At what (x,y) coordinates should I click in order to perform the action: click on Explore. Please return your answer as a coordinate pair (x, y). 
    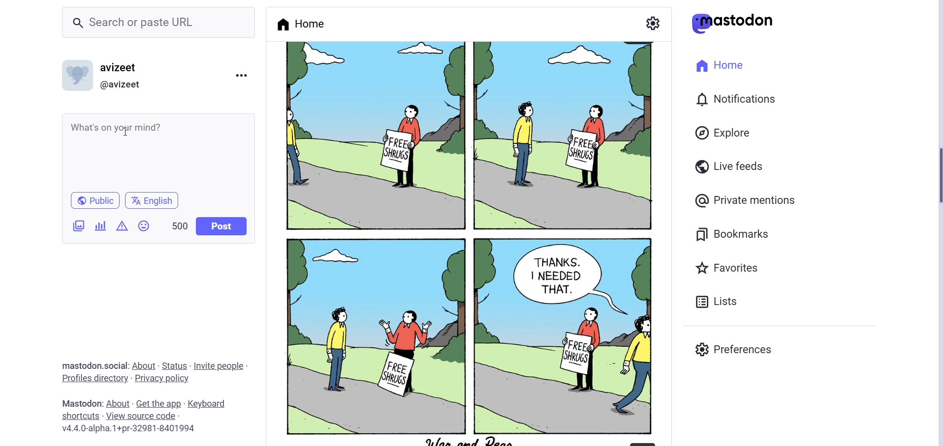
    Looking at the image, I should click on (724, 134).